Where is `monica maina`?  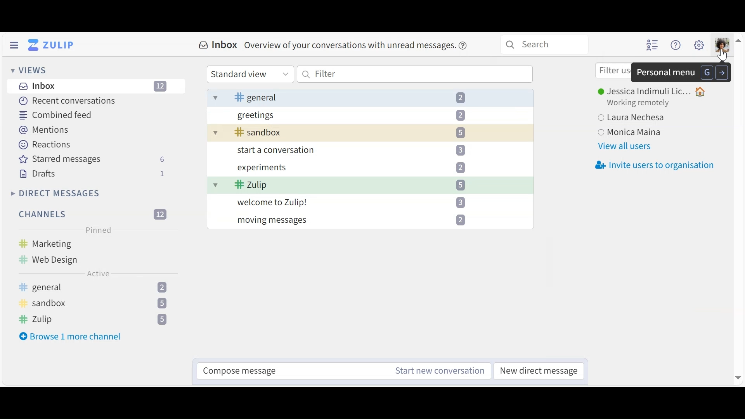 monica maina is located at coordinates (643, 133).